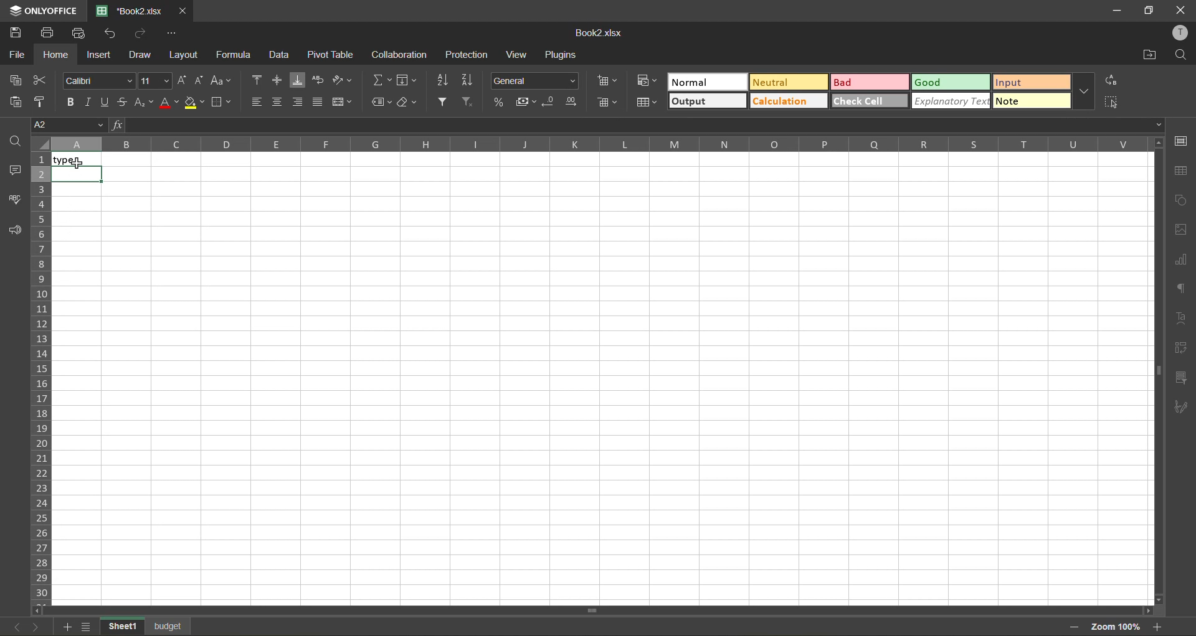 The image size is (1196, 636). What do you see at coordinates (80, 164) in the screenshot?
I see `cursor` at bounding box center [80, 164].